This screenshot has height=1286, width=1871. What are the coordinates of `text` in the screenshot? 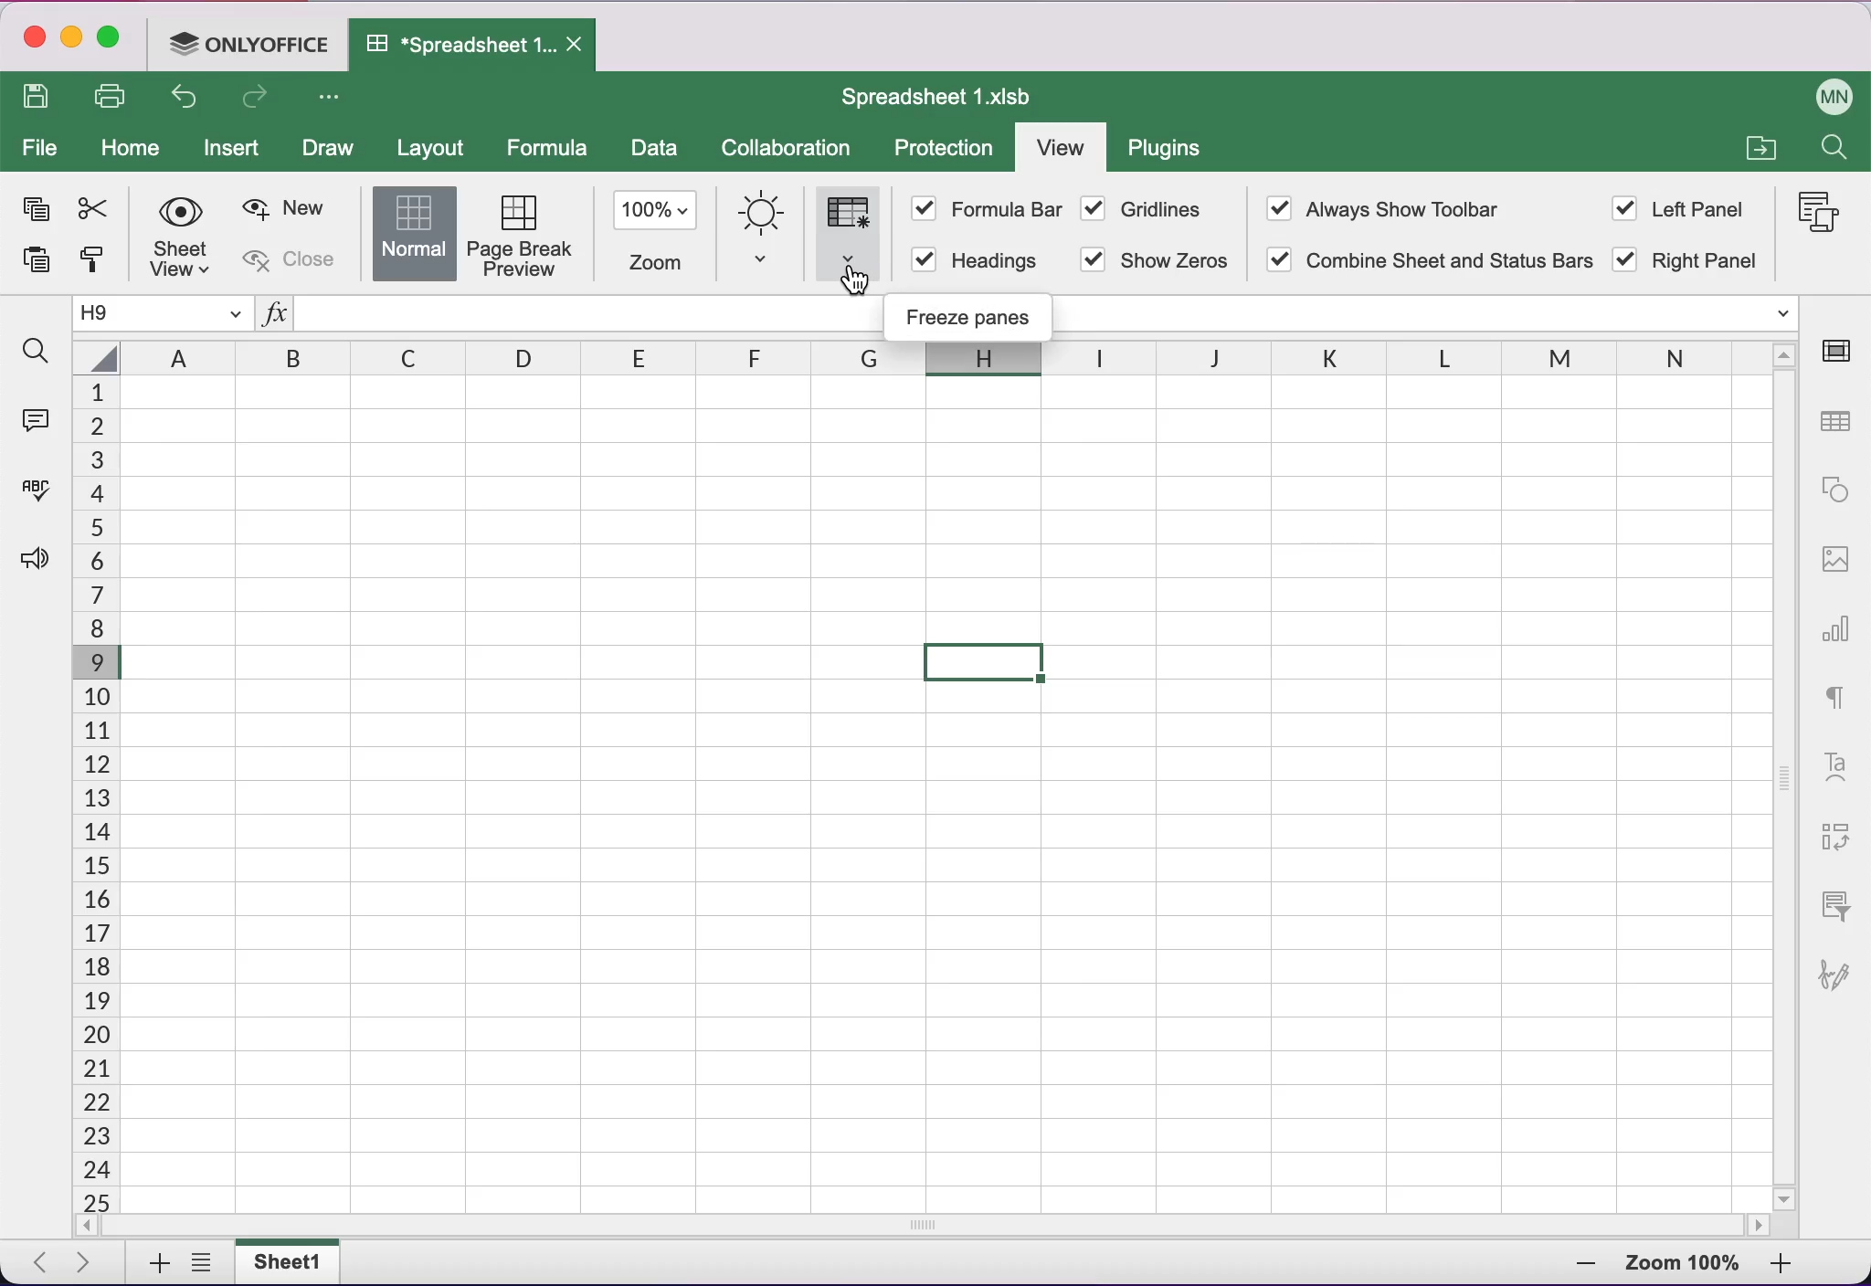 It's located at (1842, 698).